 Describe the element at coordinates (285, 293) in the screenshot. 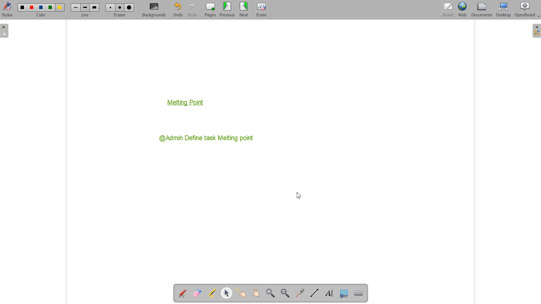

I see `Zoom Out` at that location.